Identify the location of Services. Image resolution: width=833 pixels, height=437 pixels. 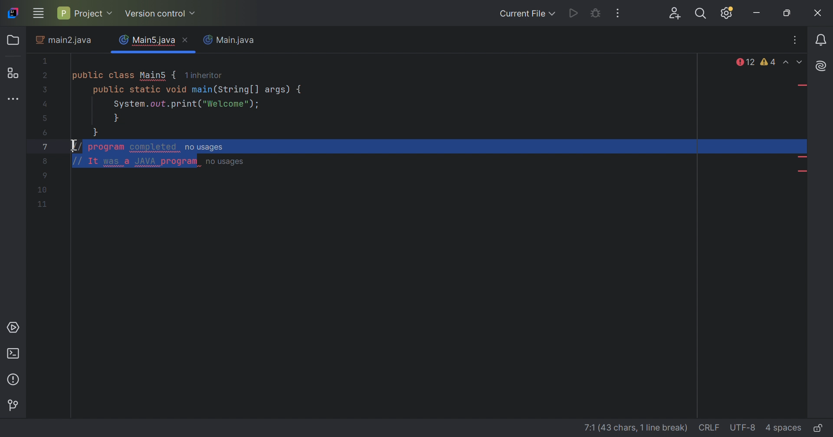
(15, 329).